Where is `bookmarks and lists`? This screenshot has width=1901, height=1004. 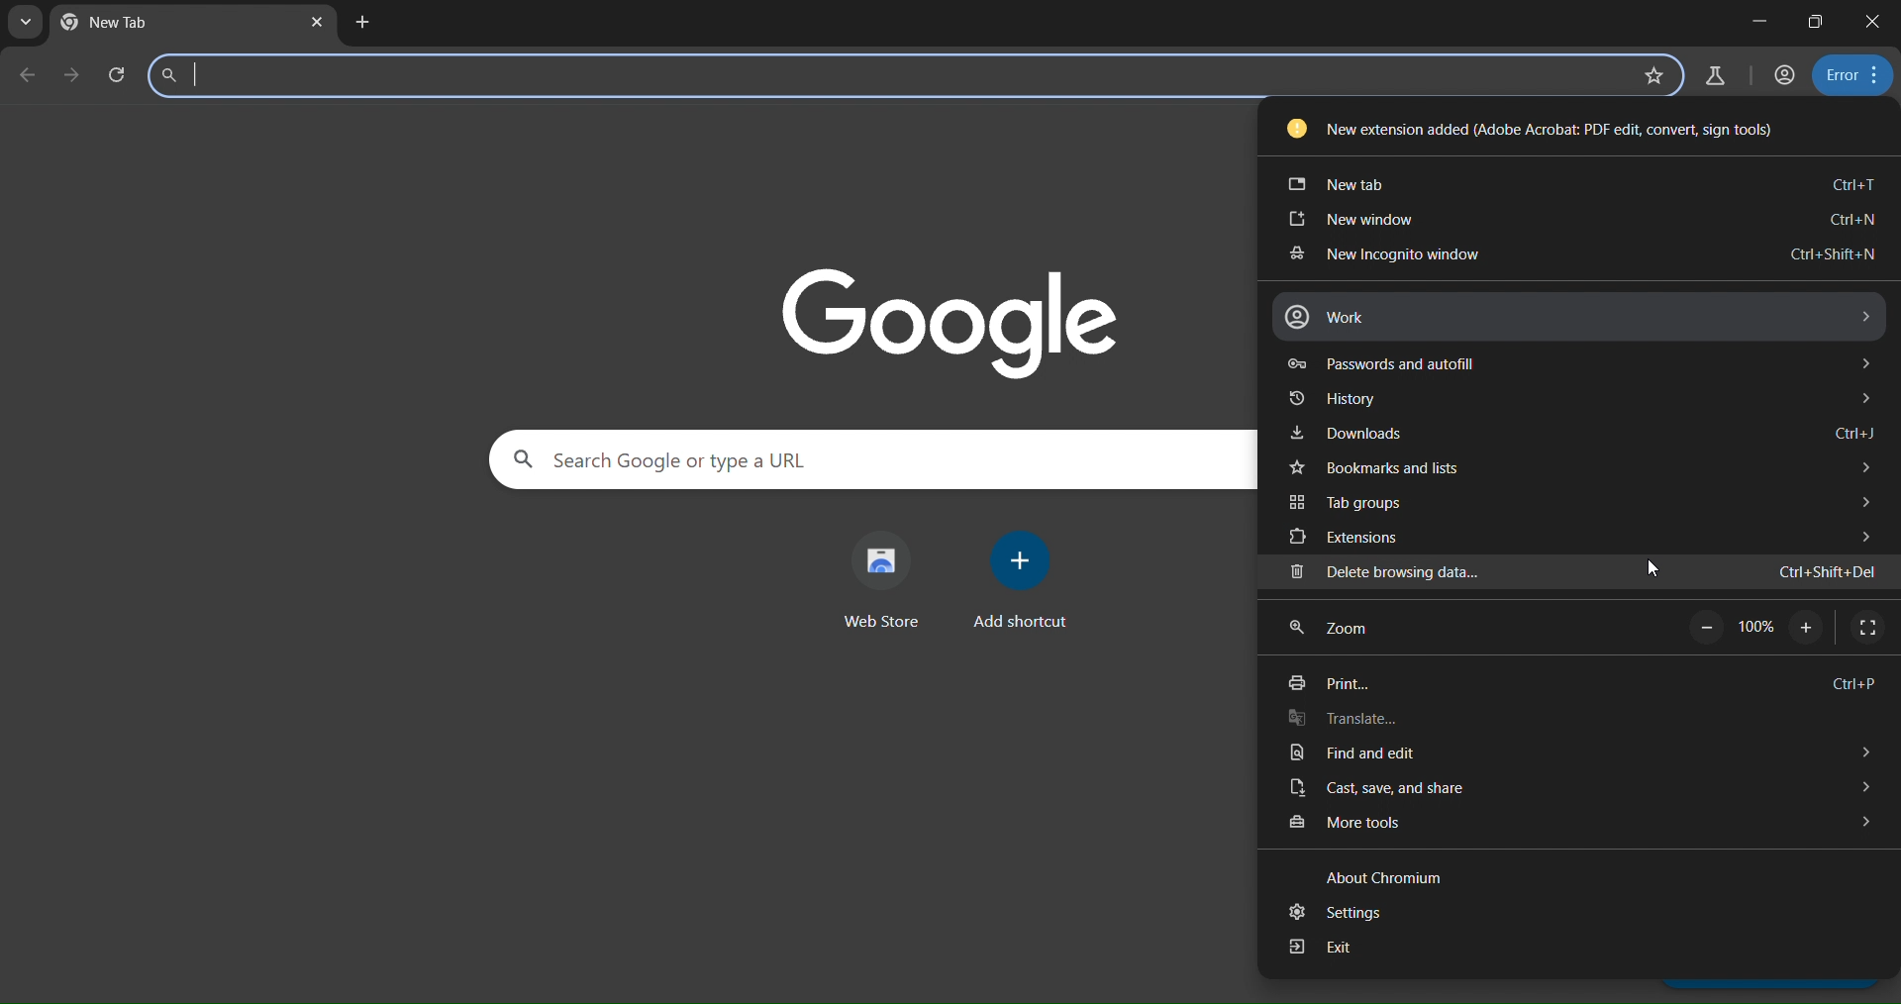 bookmarks and lists is located at coordinates (1573, 470).